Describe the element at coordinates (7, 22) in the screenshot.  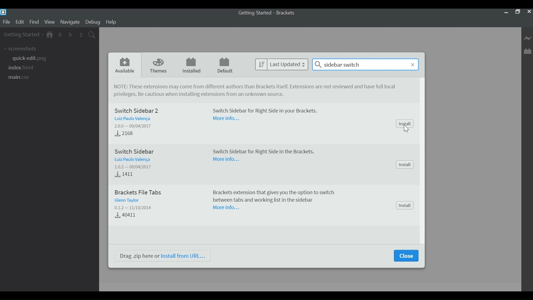
I see `File` at that location.